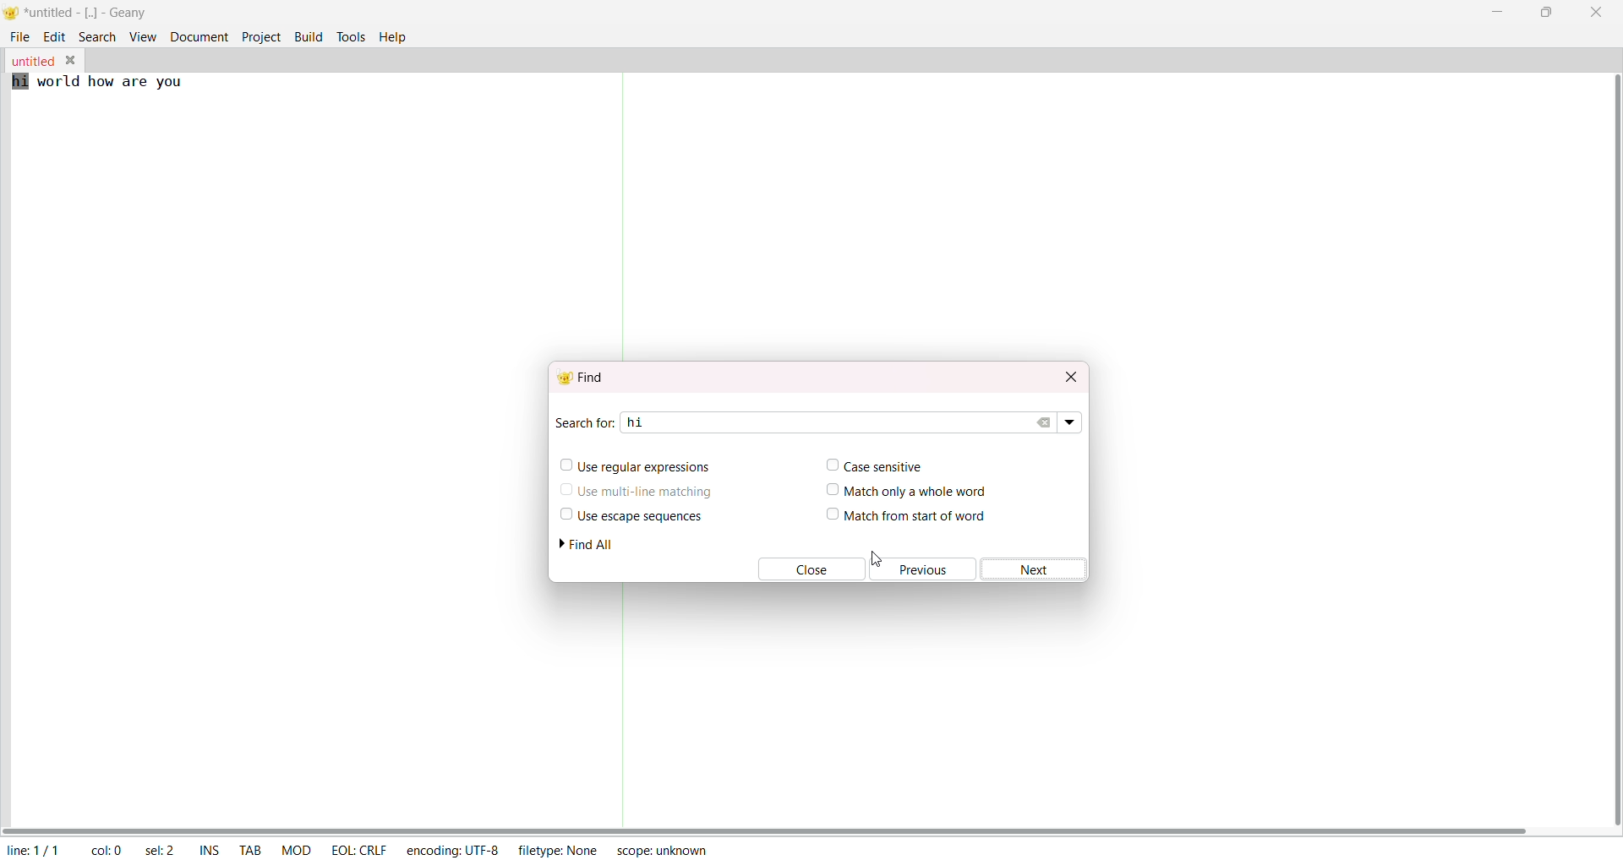 This screenshot has height=860, width=1623. I want to click on view, so click(144, 36).